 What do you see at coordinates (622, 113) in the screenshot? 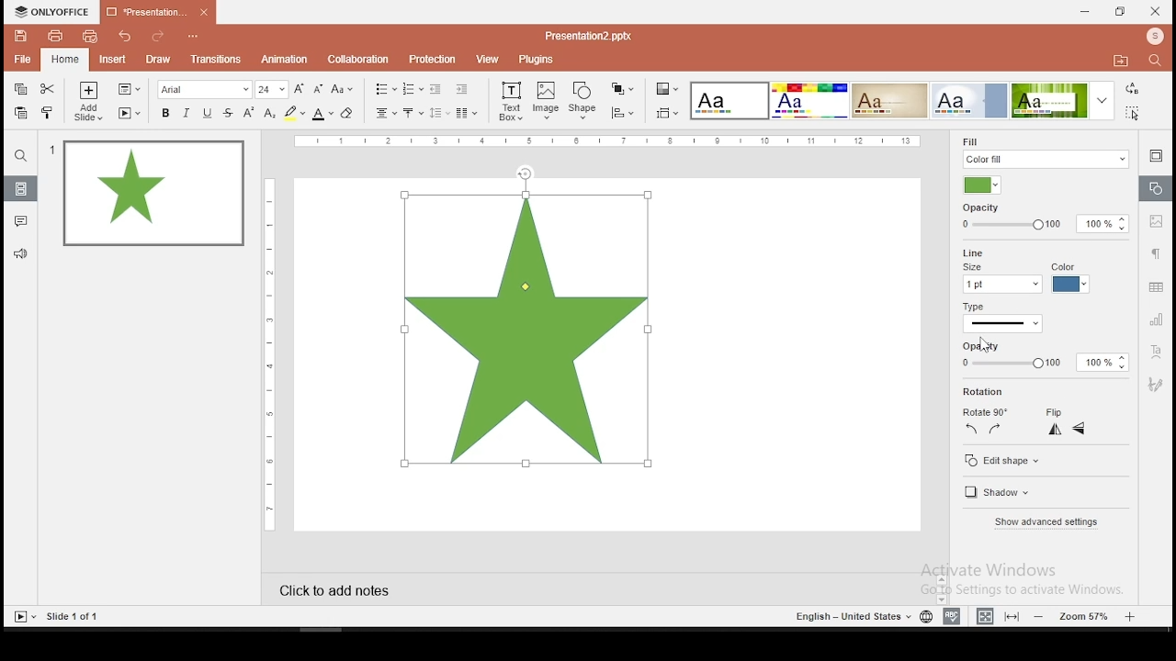
I see `align shapes` at bounding box center [622, 113].